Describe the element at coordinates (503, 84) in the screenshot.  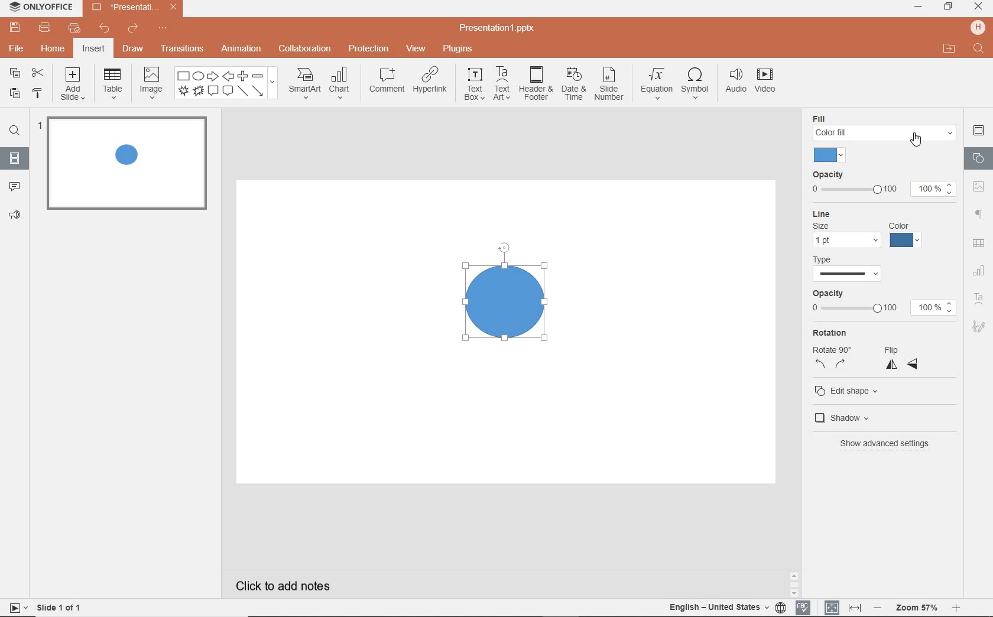
I see `text art` at that location.